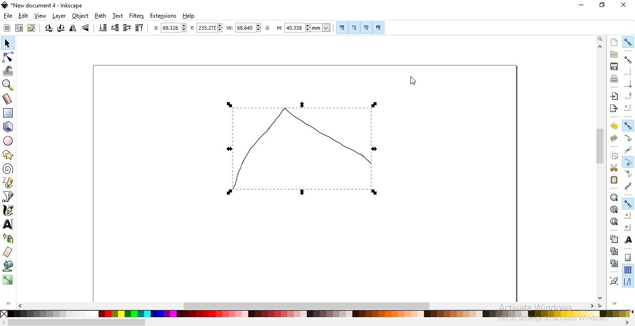 The image size is (635, 326). What do you see at coordinates (8, 196) in the screenshot?
I see `draw bezier lines and straight lines` at bounding box center [8, 196].